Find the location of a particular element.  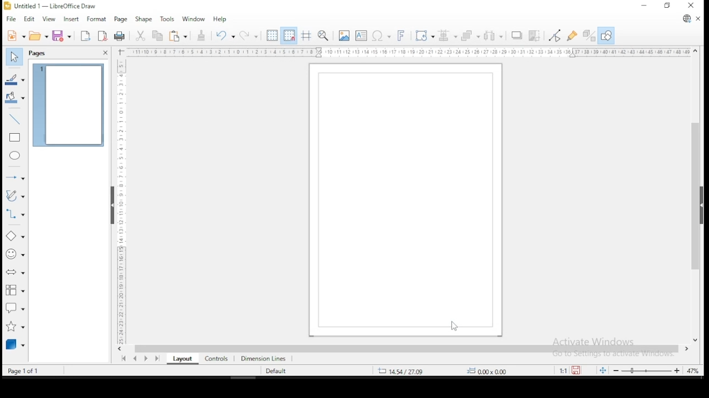

show draw functions is located at coordinates (605, 36).